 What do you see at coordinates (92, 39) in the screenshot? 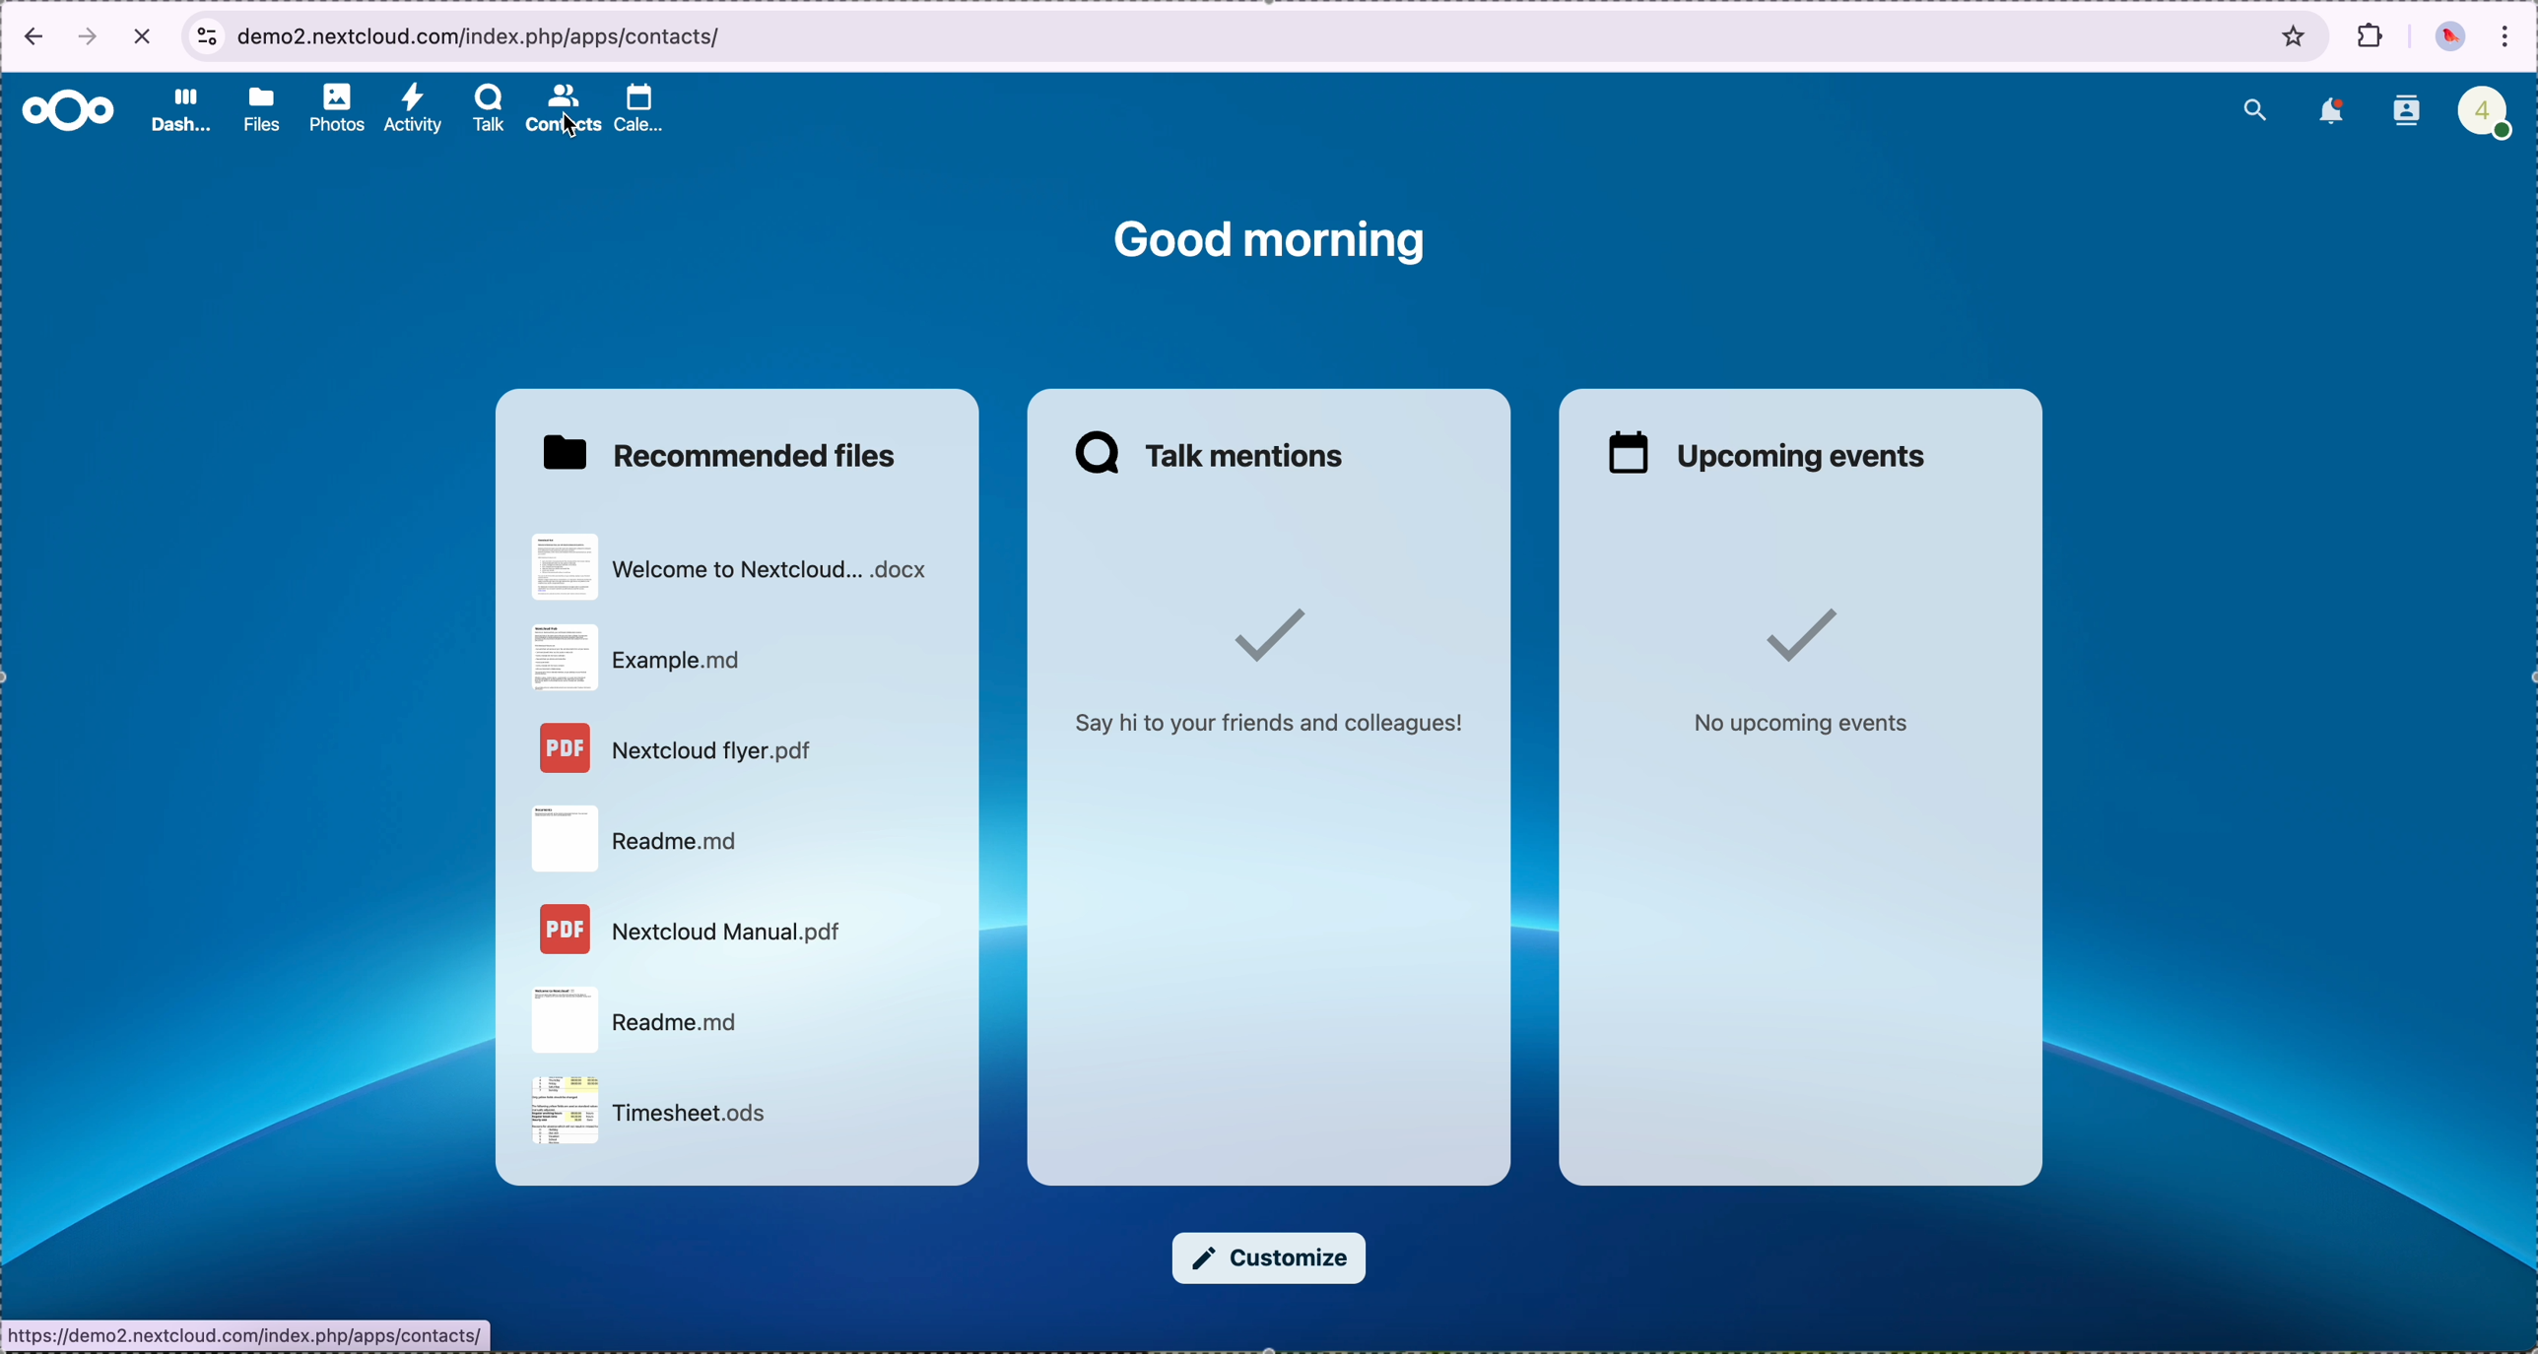
I see `navigate foward` at bounding box center [92, 39].